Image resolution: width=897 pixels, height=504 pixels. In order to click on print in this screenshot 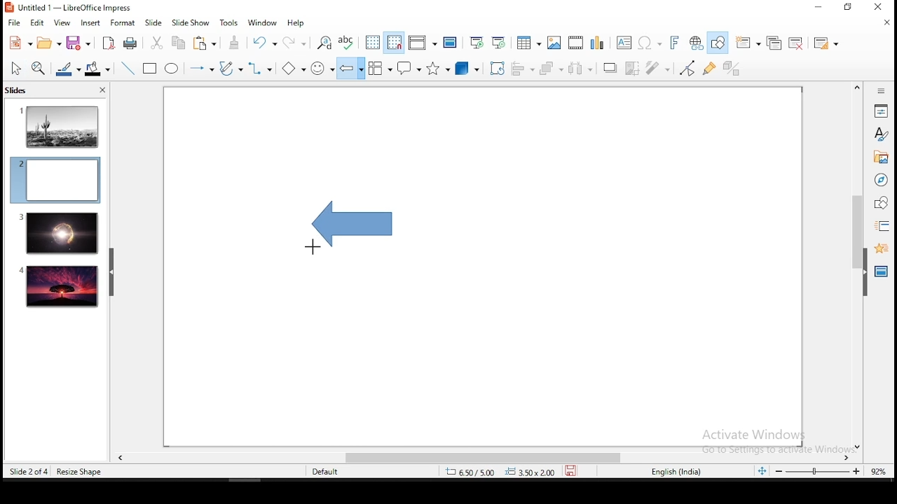, I will do `click(131, 43)`.